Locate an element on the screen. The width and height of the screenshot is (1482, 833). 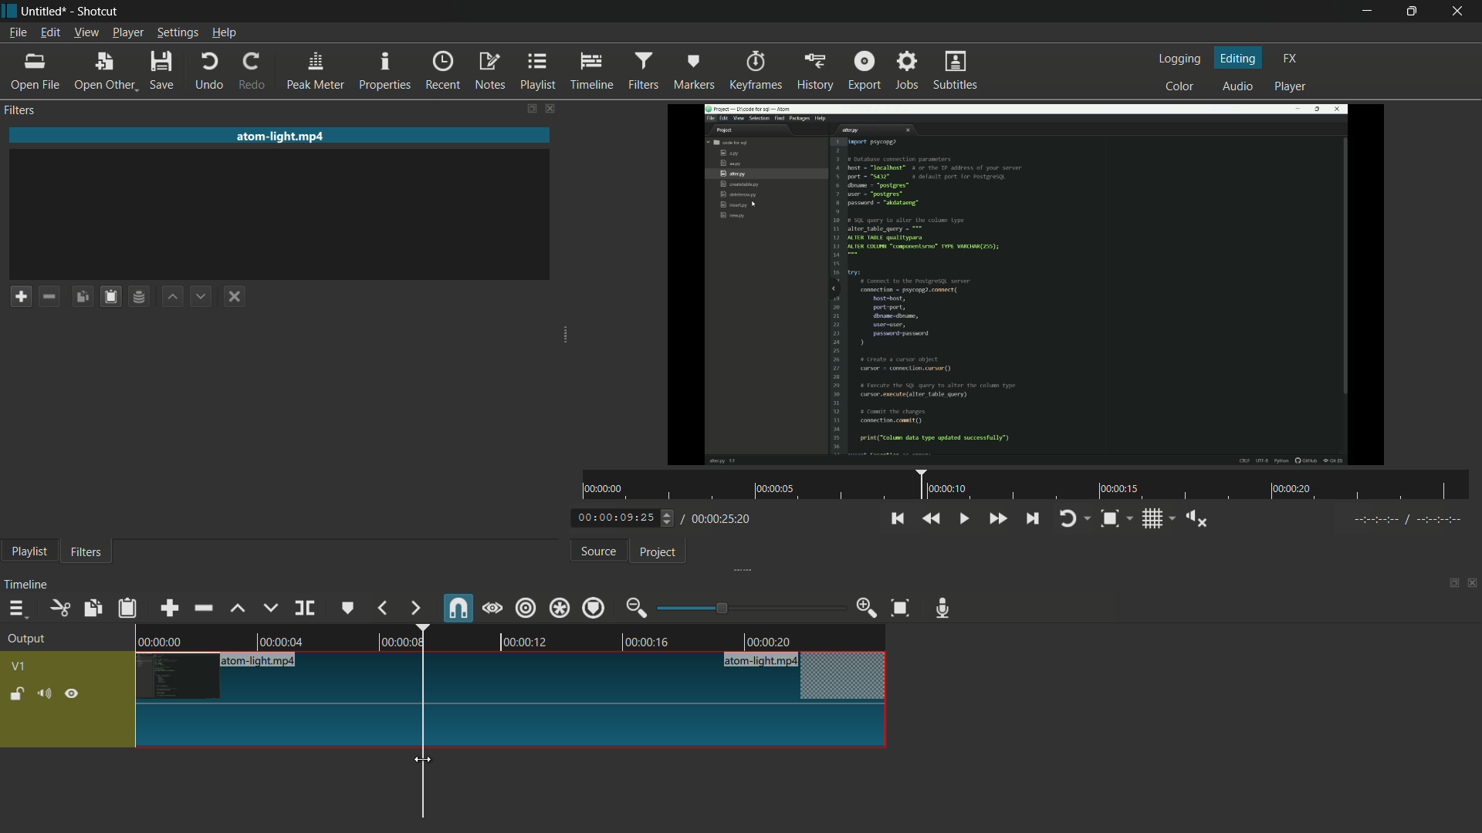
view menu is located at coordinates (85, 34).